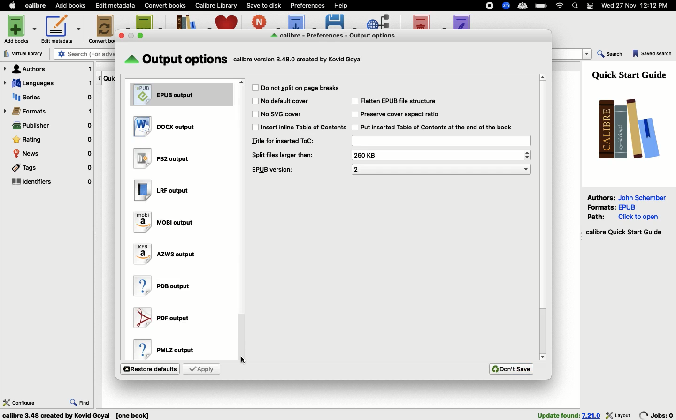 The image size is (676, 420). I want to click on News, so click(53, 154).